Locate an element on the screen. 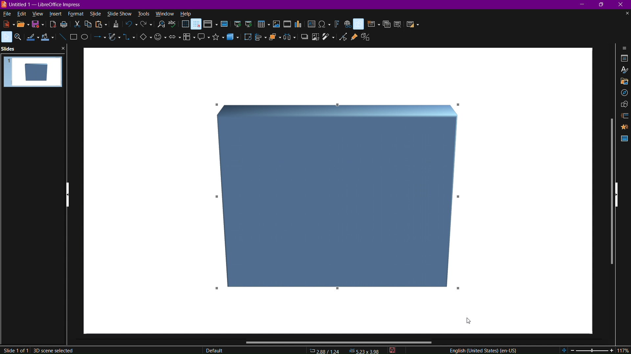 The width and height of the screenshot is (631, 354). Slide 1 of 1 is located at coordinates (15, 350).